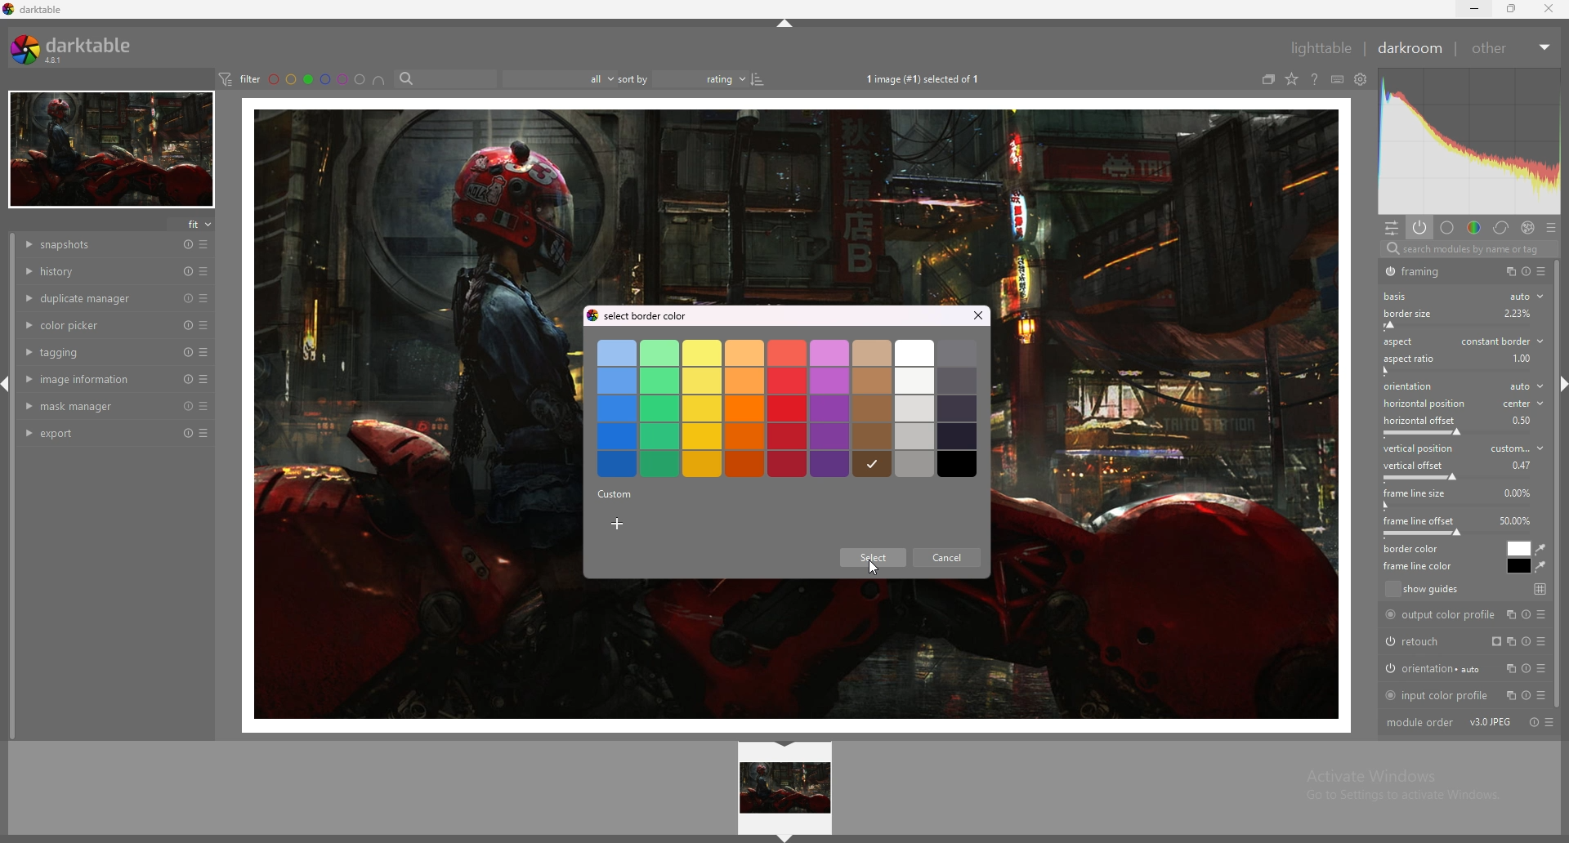 Image resolution: width=1569 pixels, height=843 pixels. What do you see at coordinates (789, 410) in the screenshot?
I see `border colors` at bounding box center [789, 410].